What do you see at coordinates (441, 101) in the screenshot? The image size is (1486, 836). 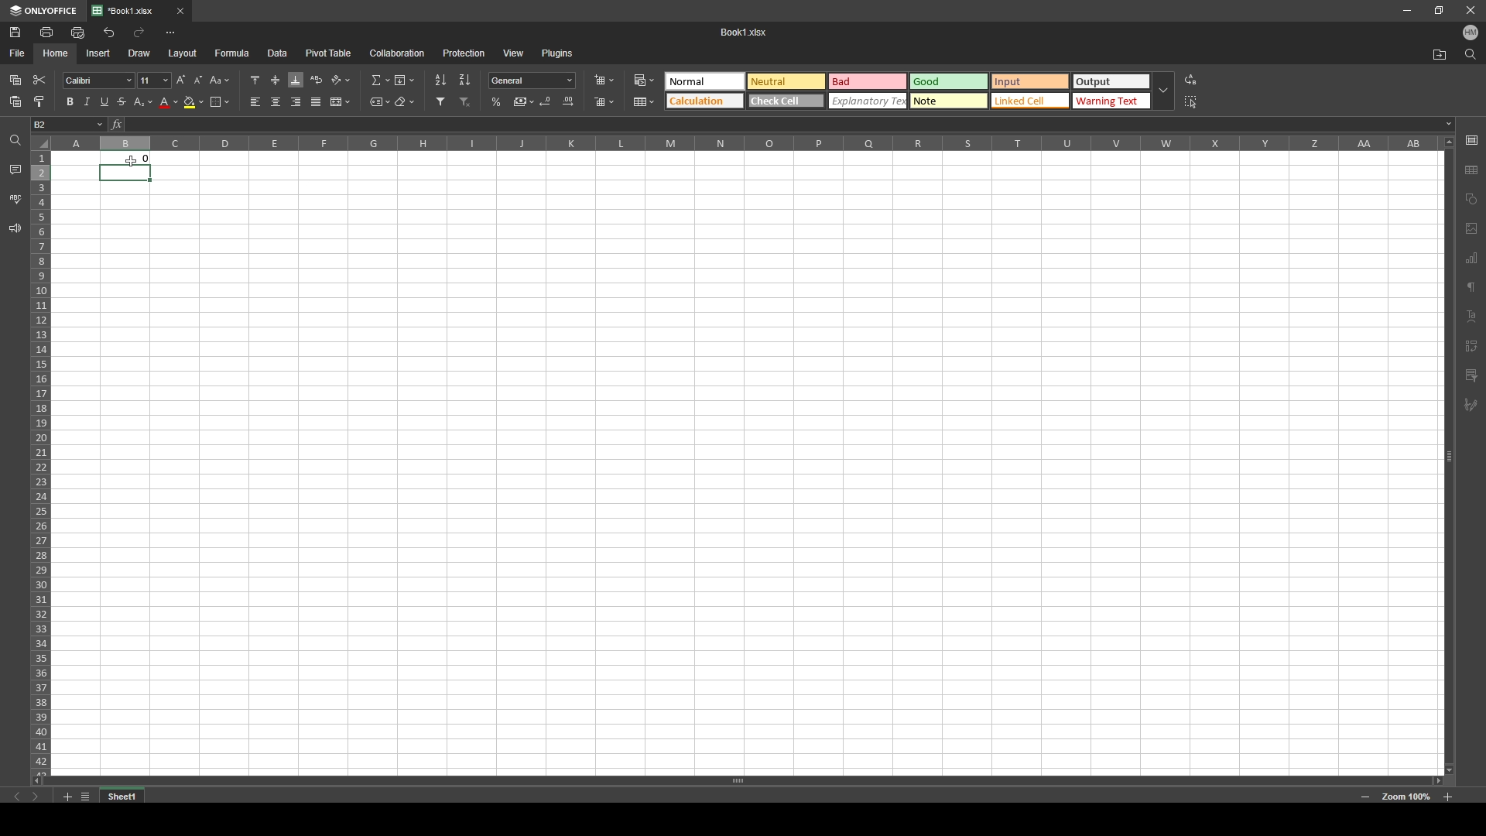 I see `filter` at bounding box center [441, 101].